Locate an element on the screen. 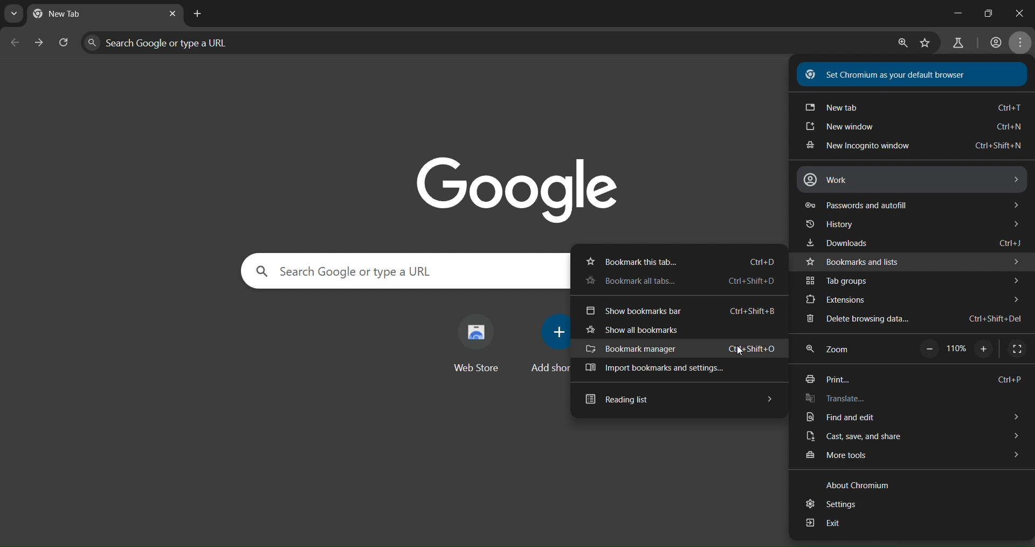 This screenshot has width=1035, height=547. 100% is located at coordinates (957, 346).